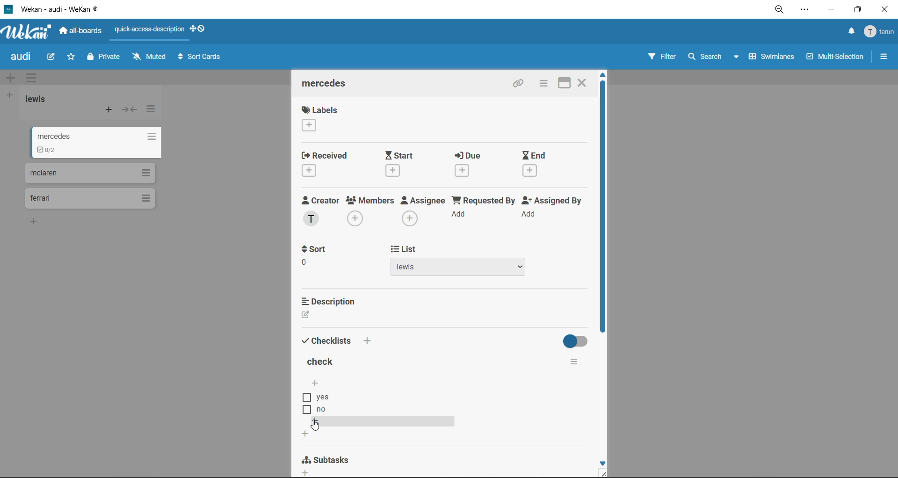  What do you see at coordinates (356, 219) in the screenshot?
I see `Add Member` at bounding box center [356, 219].